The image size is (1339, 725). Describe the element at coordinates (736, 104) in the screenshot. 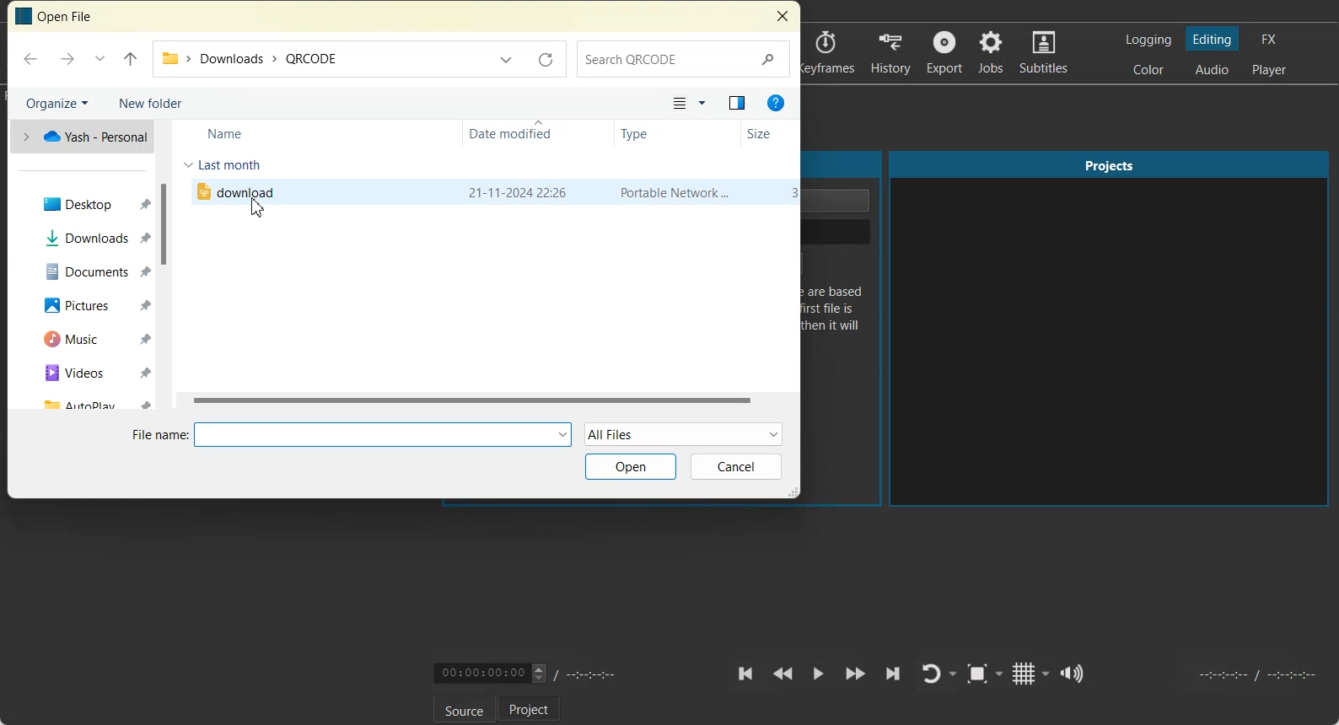

I see `Show the preview pane` at that location.